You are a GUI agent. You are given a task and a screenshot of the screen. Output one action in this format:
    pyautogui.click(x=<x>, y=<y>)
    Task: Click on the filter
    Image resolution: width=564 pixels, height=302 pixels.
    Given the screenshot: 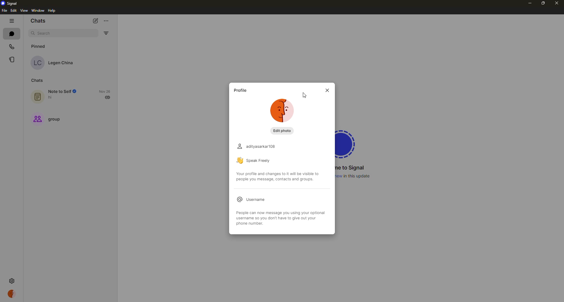 What is the action you would take?
    pyautogui.click(x=106, y=33)
    